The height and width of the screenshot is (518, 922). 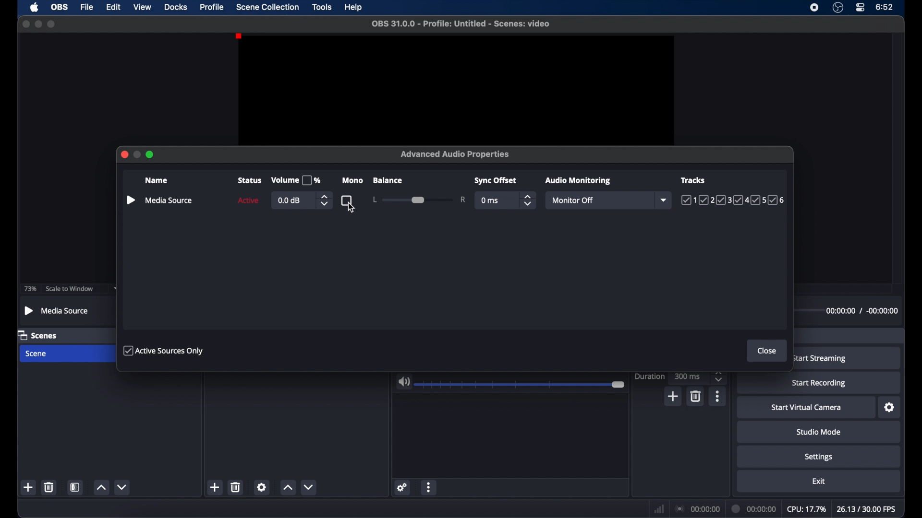 I want to click on scene filters, so click(x=75, y=487).